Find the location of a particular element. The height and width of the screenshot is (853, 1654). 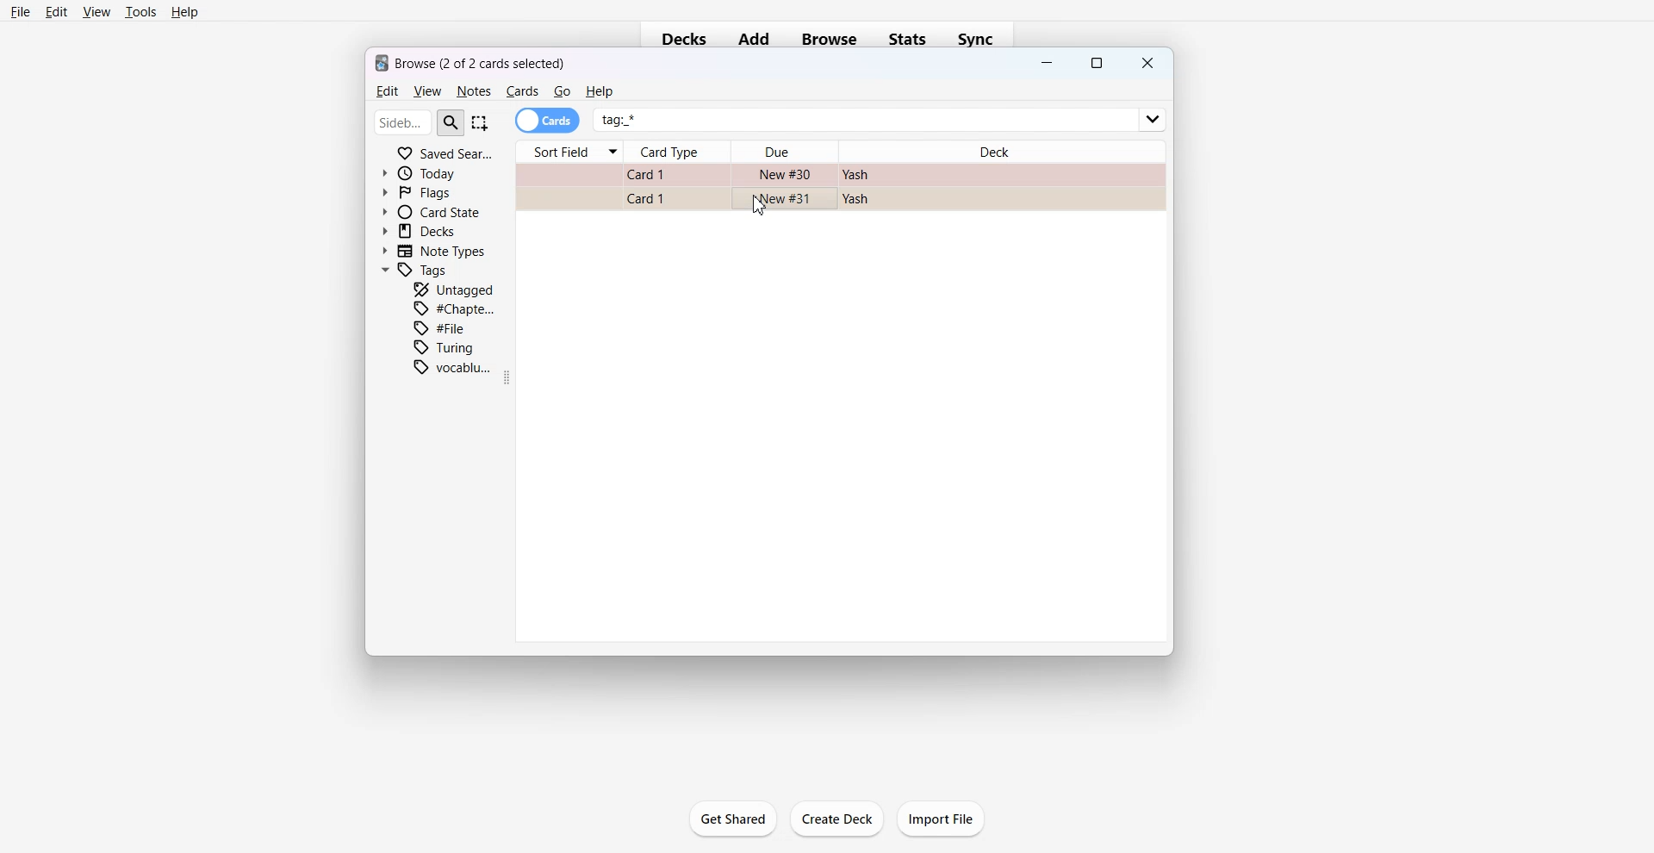

Due is located at coordinates (785, 152).